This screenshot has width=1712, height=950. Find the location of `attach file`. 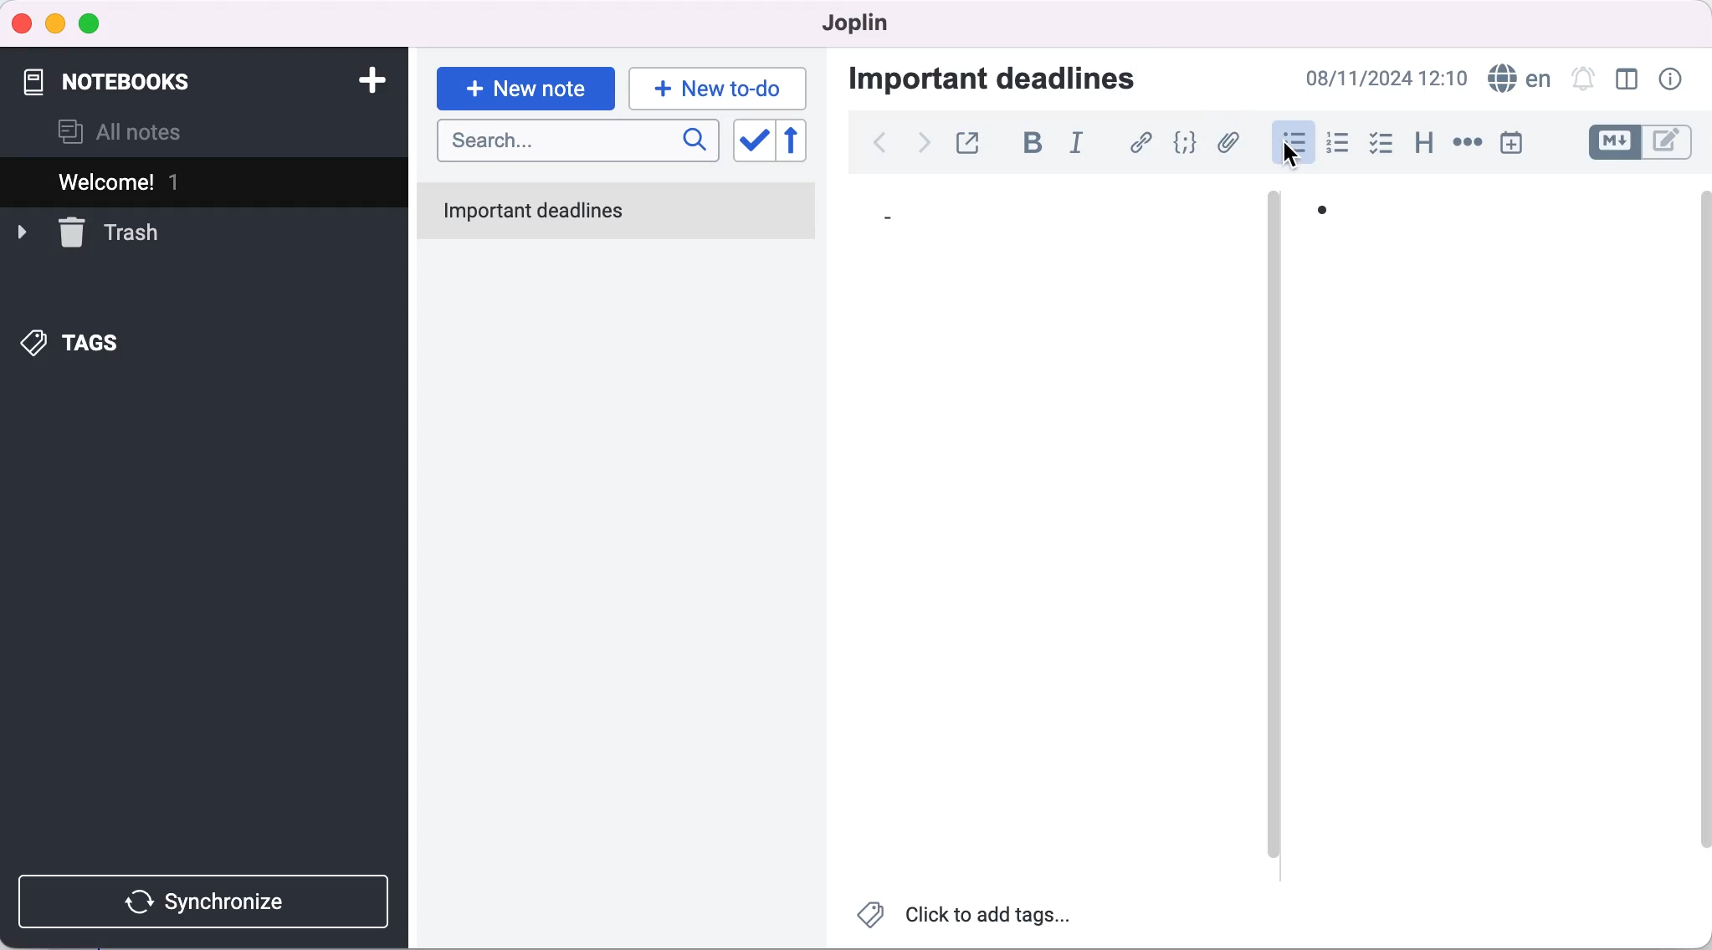

attach file is located at coordinates (1228, 143).